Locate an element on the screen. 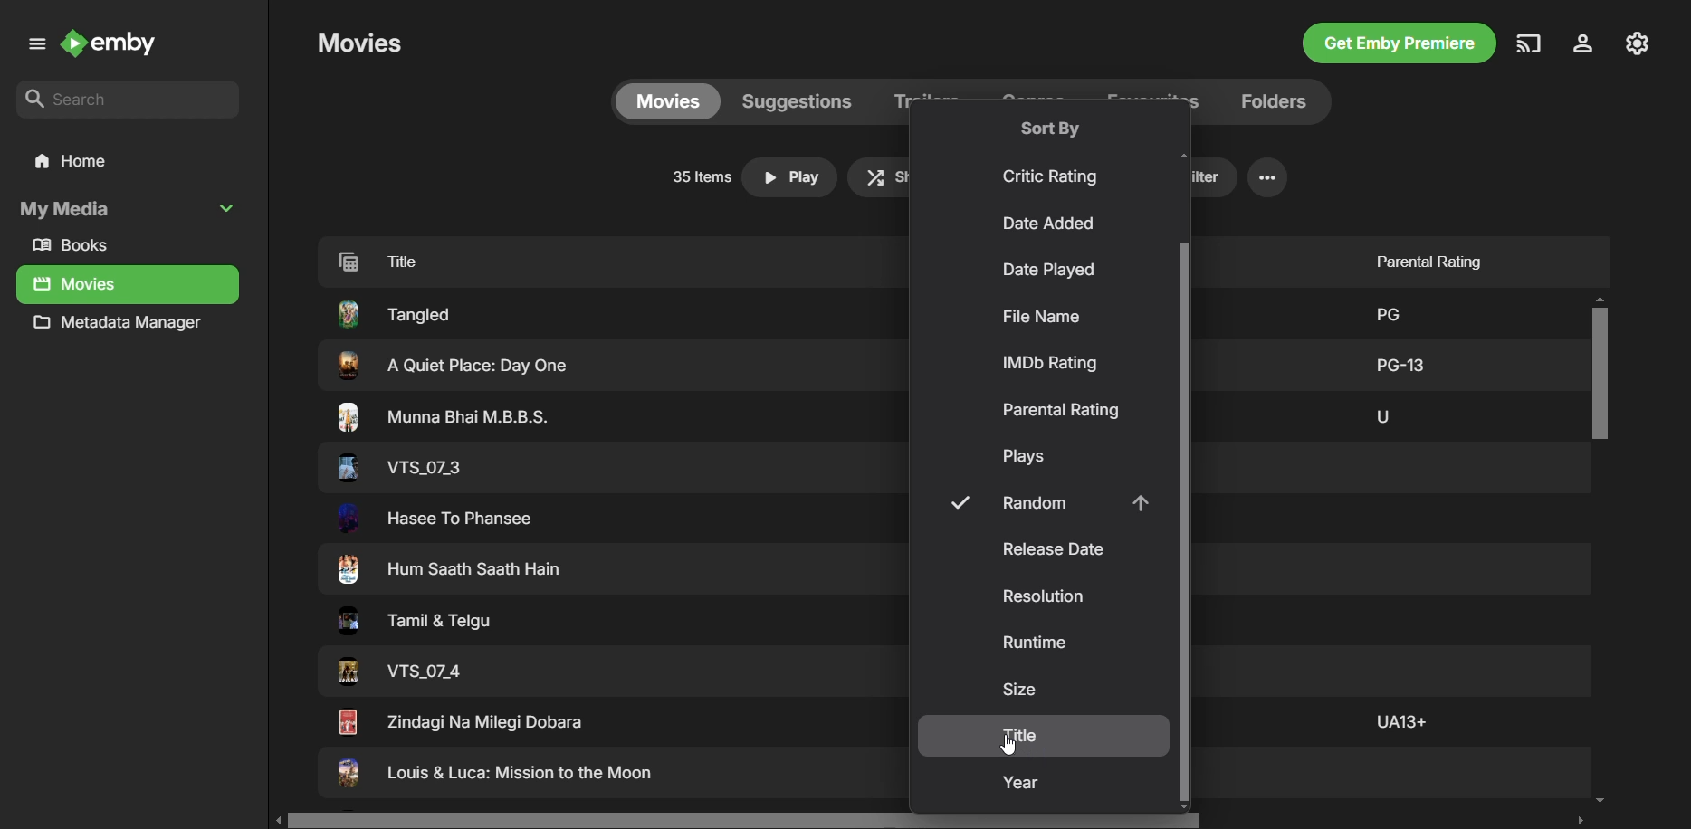 This screenshot has width=1691, height=829. Movies is located at coordinates (76, 285).